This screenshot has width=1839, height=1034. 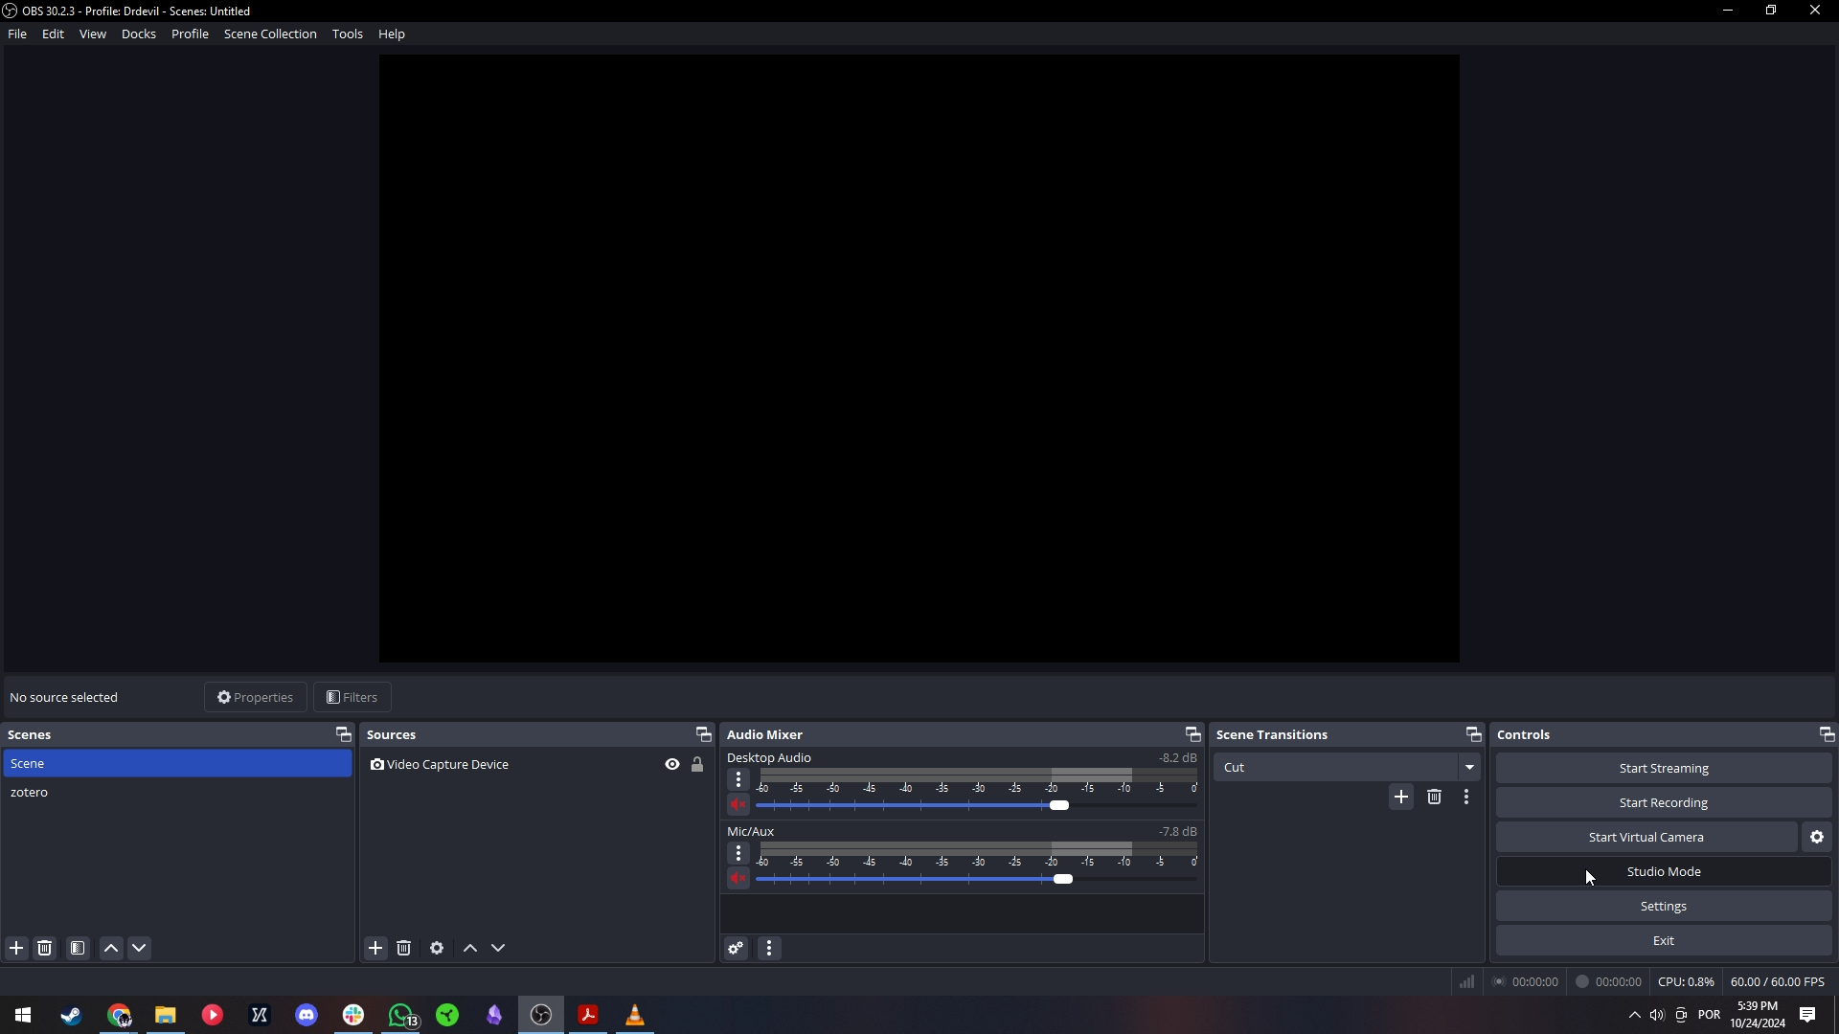 What do you see at coordinates (255, 698) in the screenshot?
I see `Properties` at bounding box center [255, 698].